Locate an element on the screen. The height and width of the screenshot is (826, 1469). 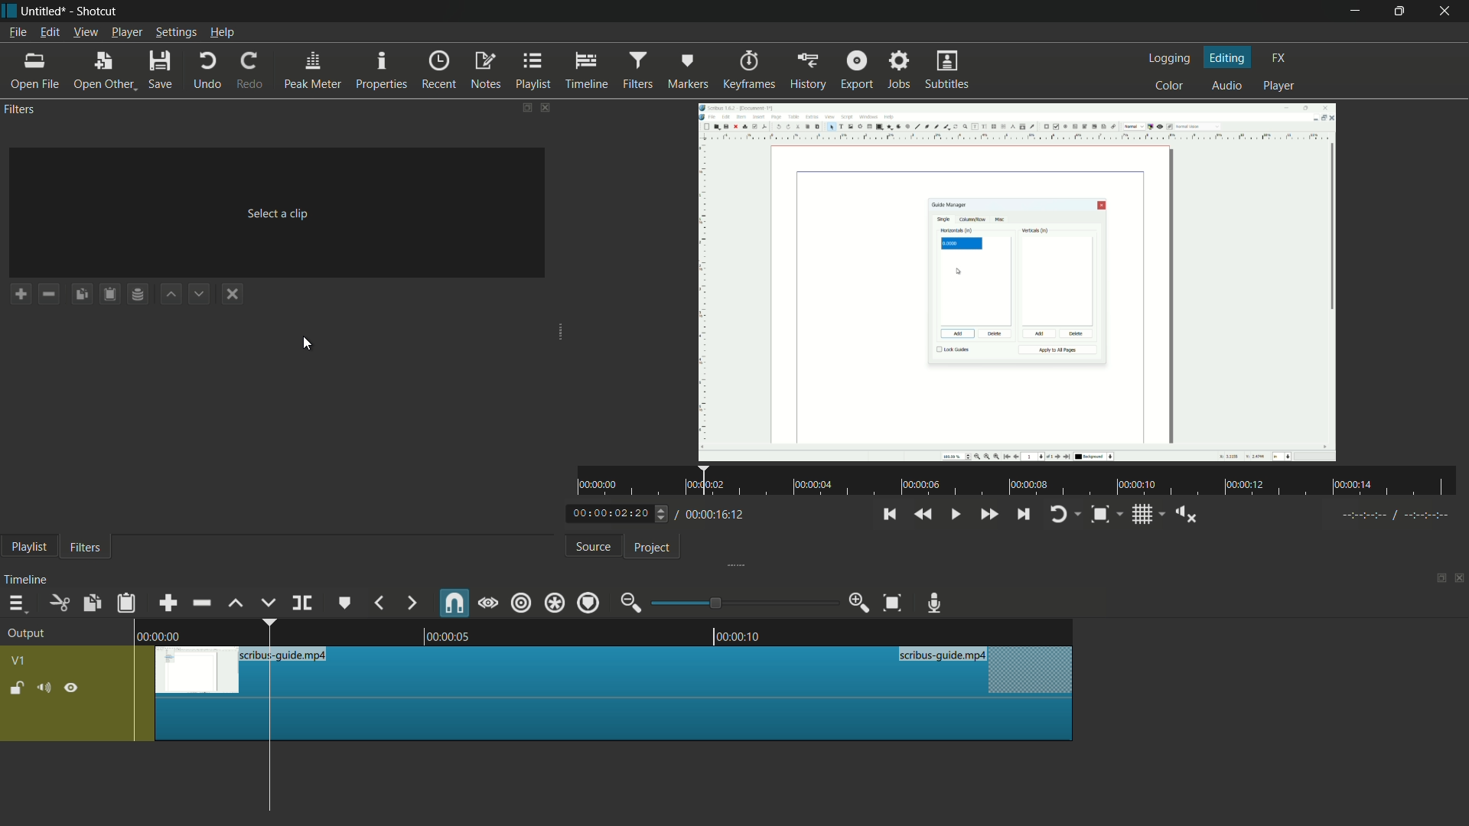
toggle grid is located at coordinates (1144, 515).